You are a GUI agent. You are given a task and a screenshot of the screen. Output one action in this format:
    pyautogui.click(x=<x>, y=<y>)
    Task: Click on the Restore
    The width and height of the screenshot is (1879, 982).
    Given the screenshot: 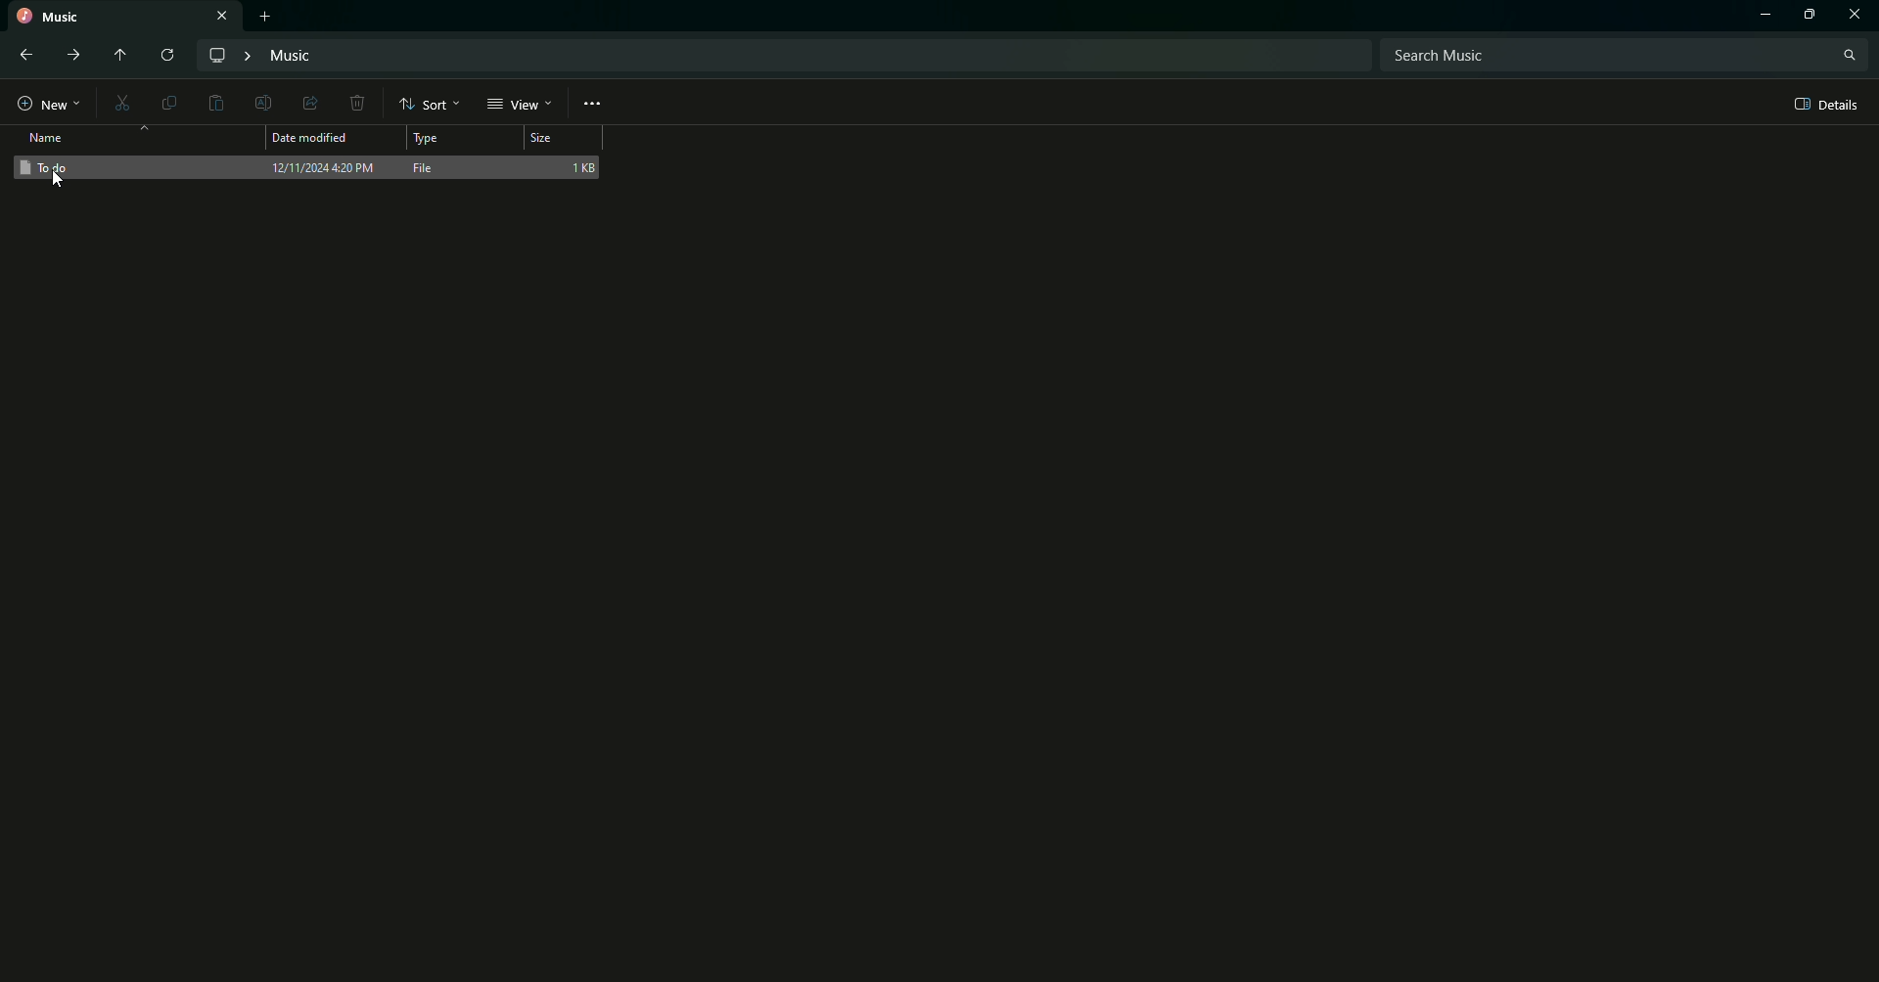 What is the action you would take?
    pyautogui.click(x=1810, y=15)
    